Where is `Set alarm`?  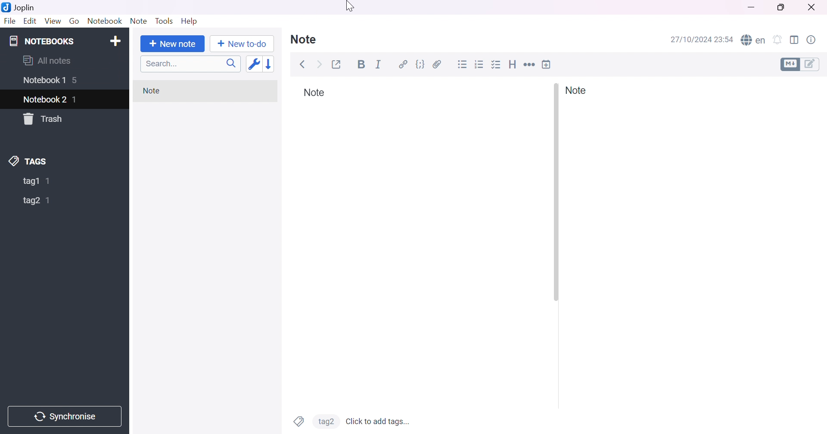 Set alarm is located at coordinates (777, 39).